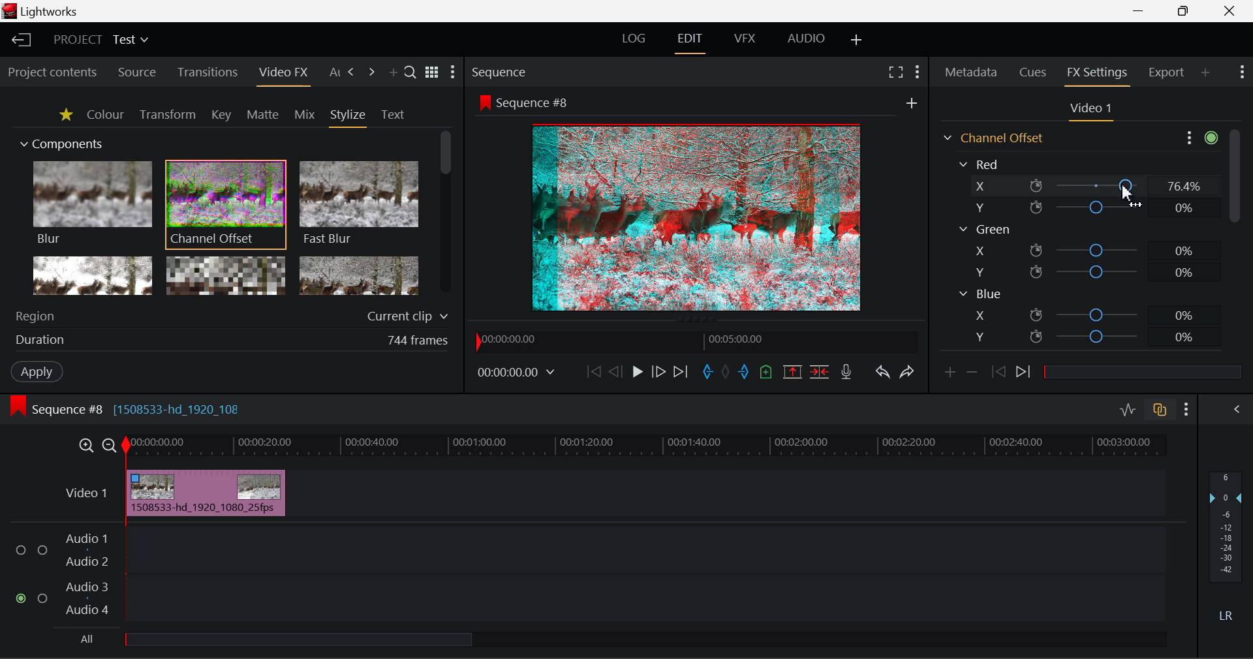 This screenshot has height=659, width=1253. What do you see at coordinates (1229, 12) in the screenshot?
I see `Close` at bounding box center [1229, 12].